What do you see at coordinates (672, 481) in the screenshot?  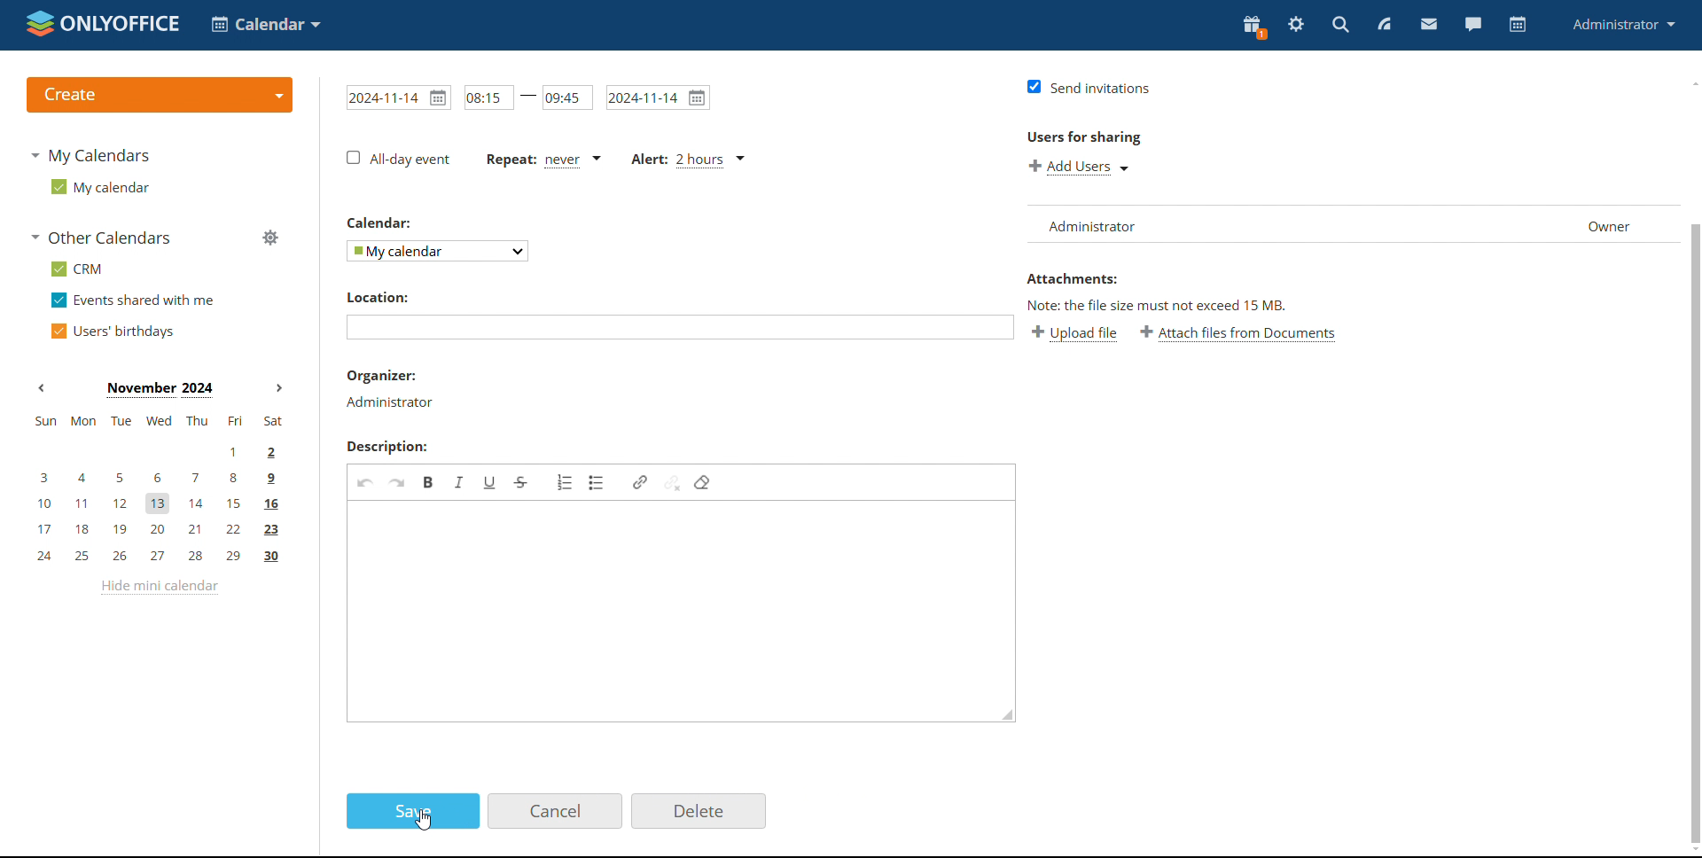 I see `unlink` at bounding box center [672, 481].